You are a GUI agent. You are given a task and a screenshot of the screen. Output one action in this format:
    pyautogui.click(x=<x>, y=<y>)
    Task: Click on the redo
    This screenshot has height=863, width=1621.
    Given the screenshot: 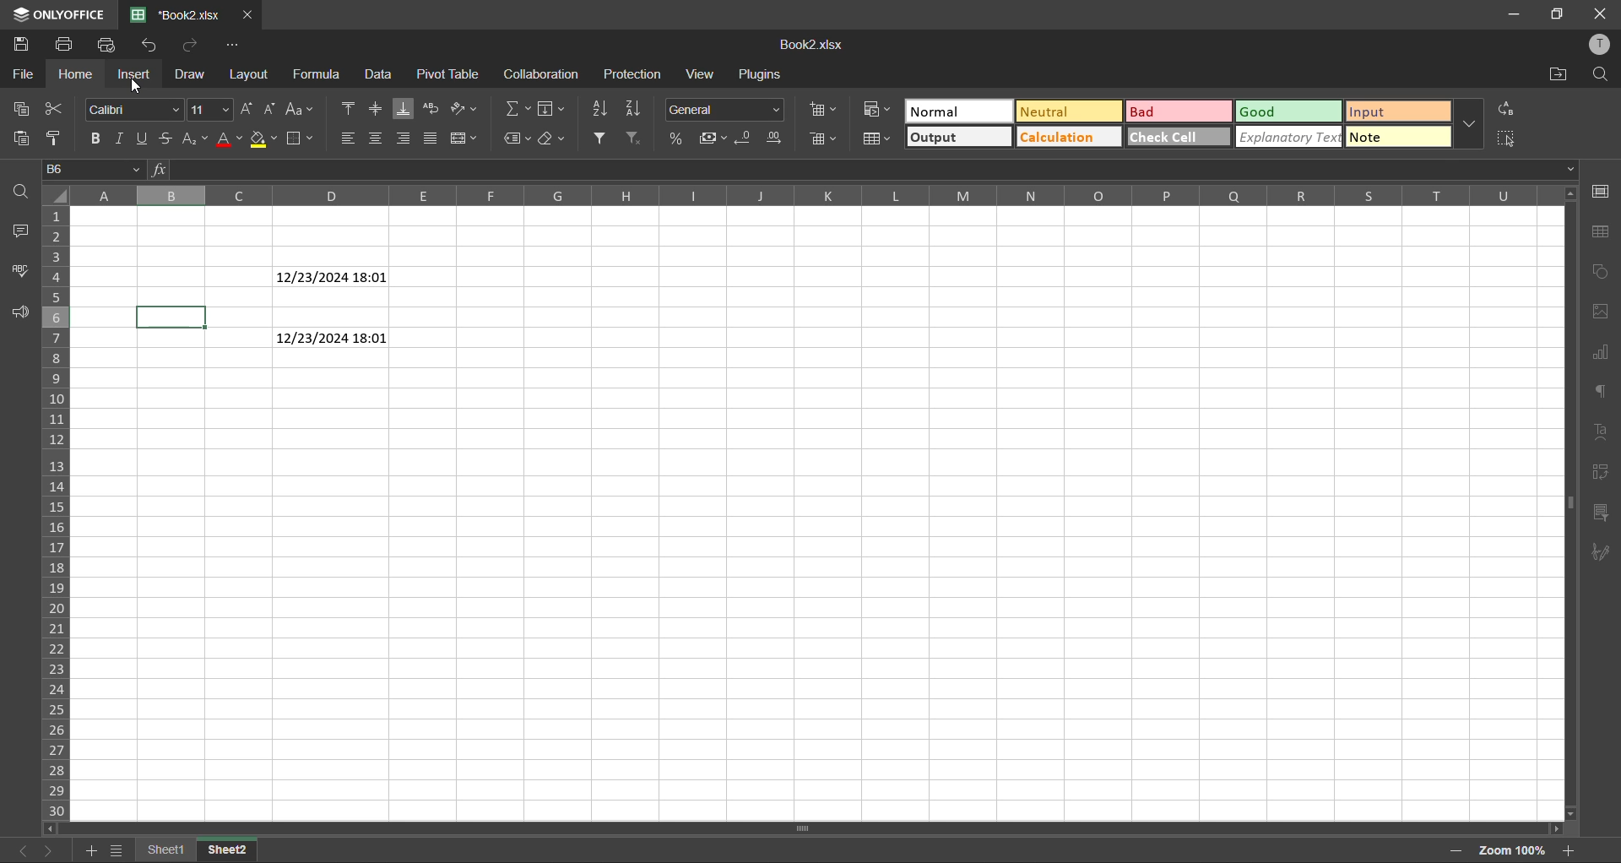 What is the action you would take?
    pyautogui.click(x=152, y=46)
    